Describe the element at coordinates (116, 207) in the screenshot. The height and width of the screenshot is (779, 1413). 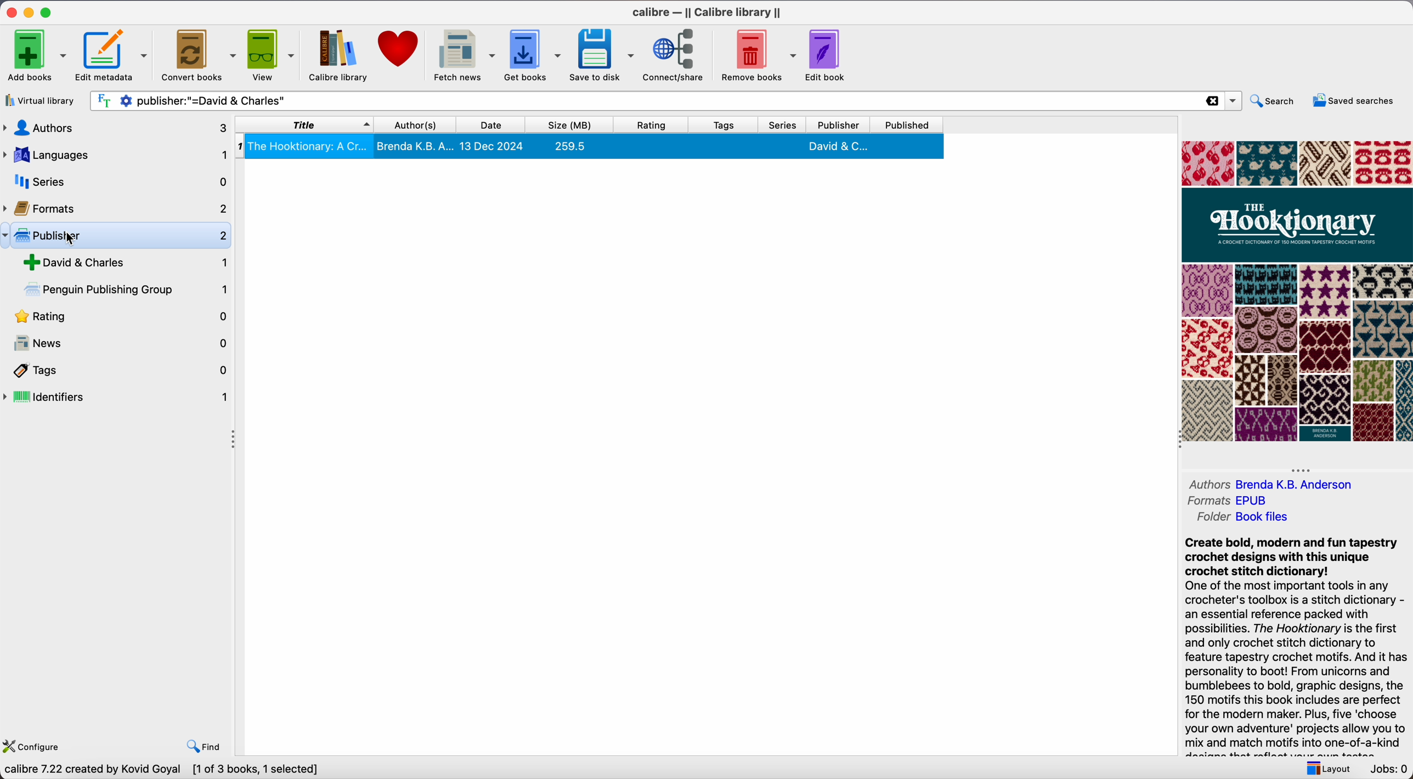
I see `formats` at that location.